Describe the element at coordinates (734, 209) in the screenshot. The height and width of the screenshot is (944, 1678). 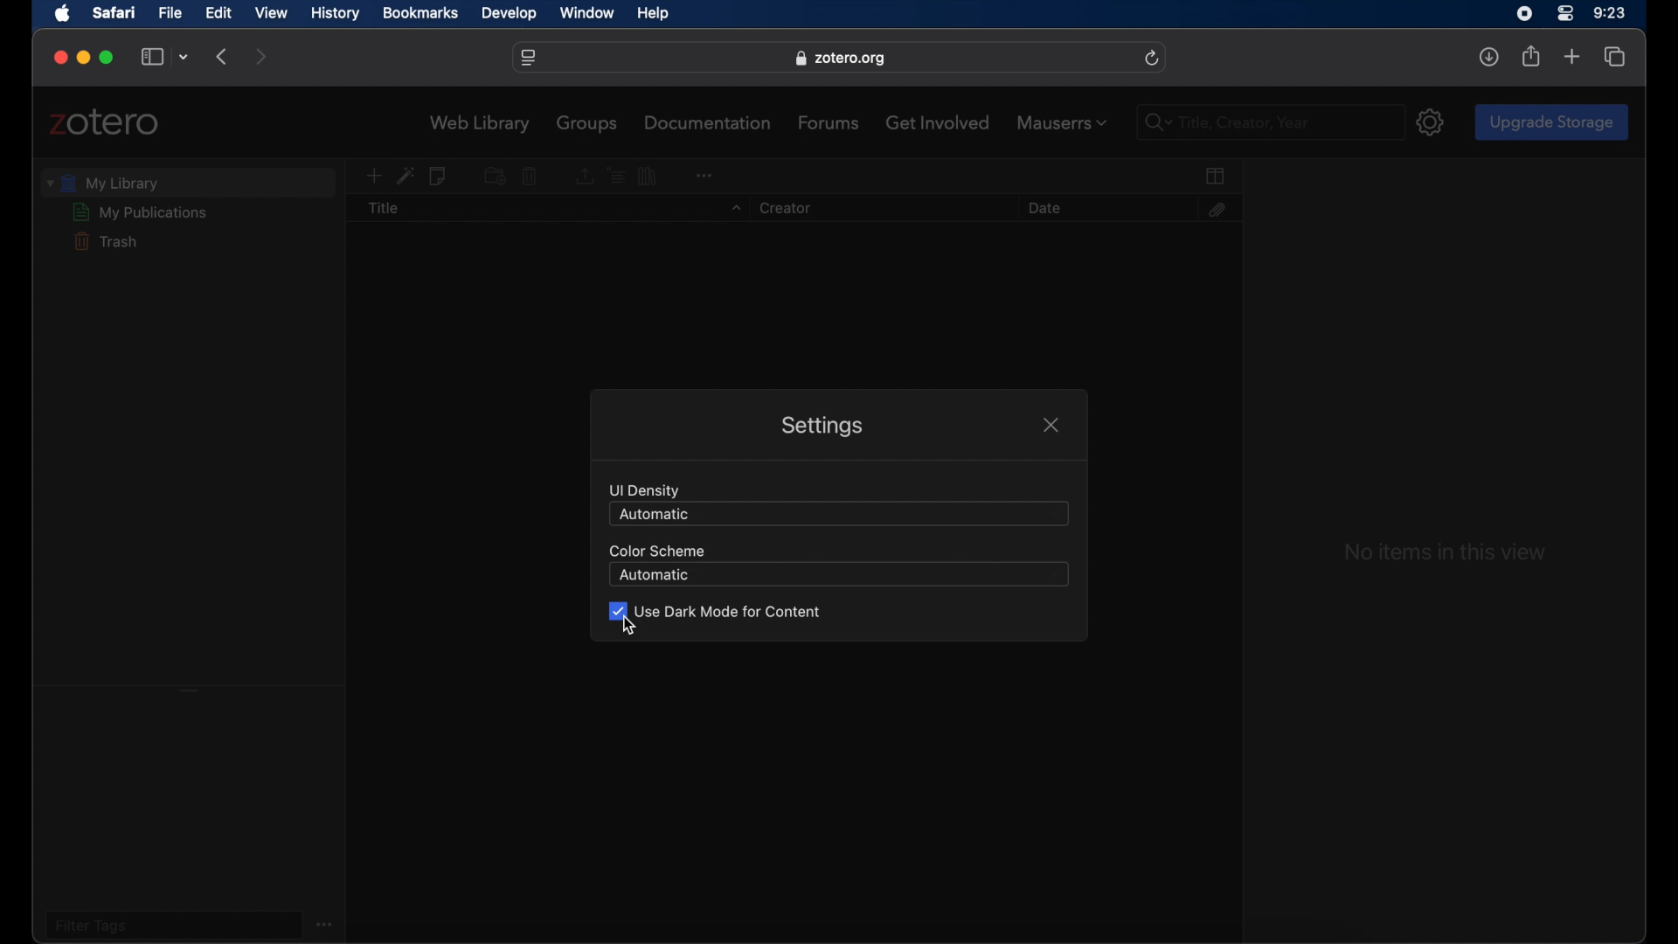
I see `dropdown` at that location.